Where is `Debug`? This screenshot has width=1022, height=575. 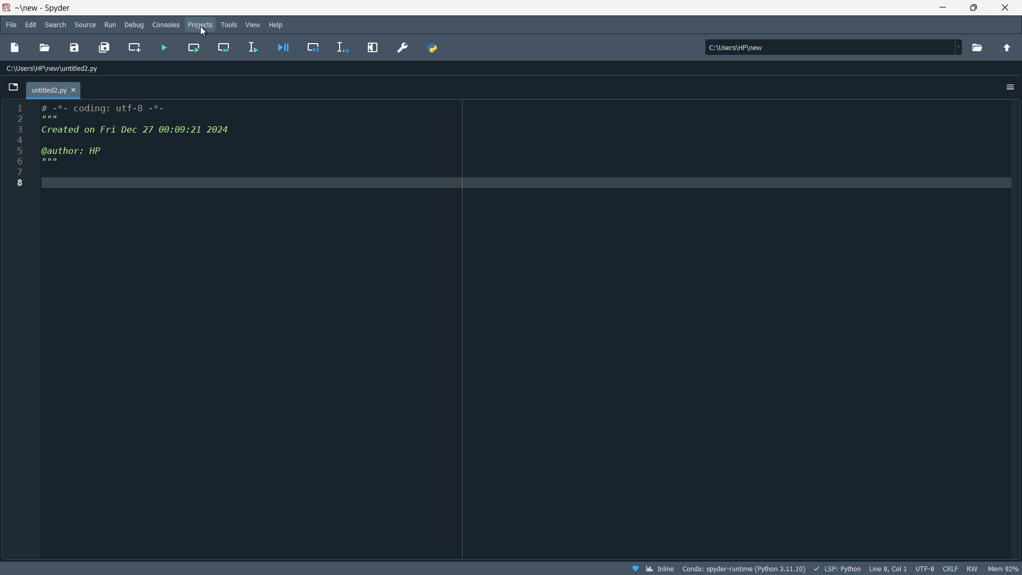
Debug is located at coordinates (134, 26).